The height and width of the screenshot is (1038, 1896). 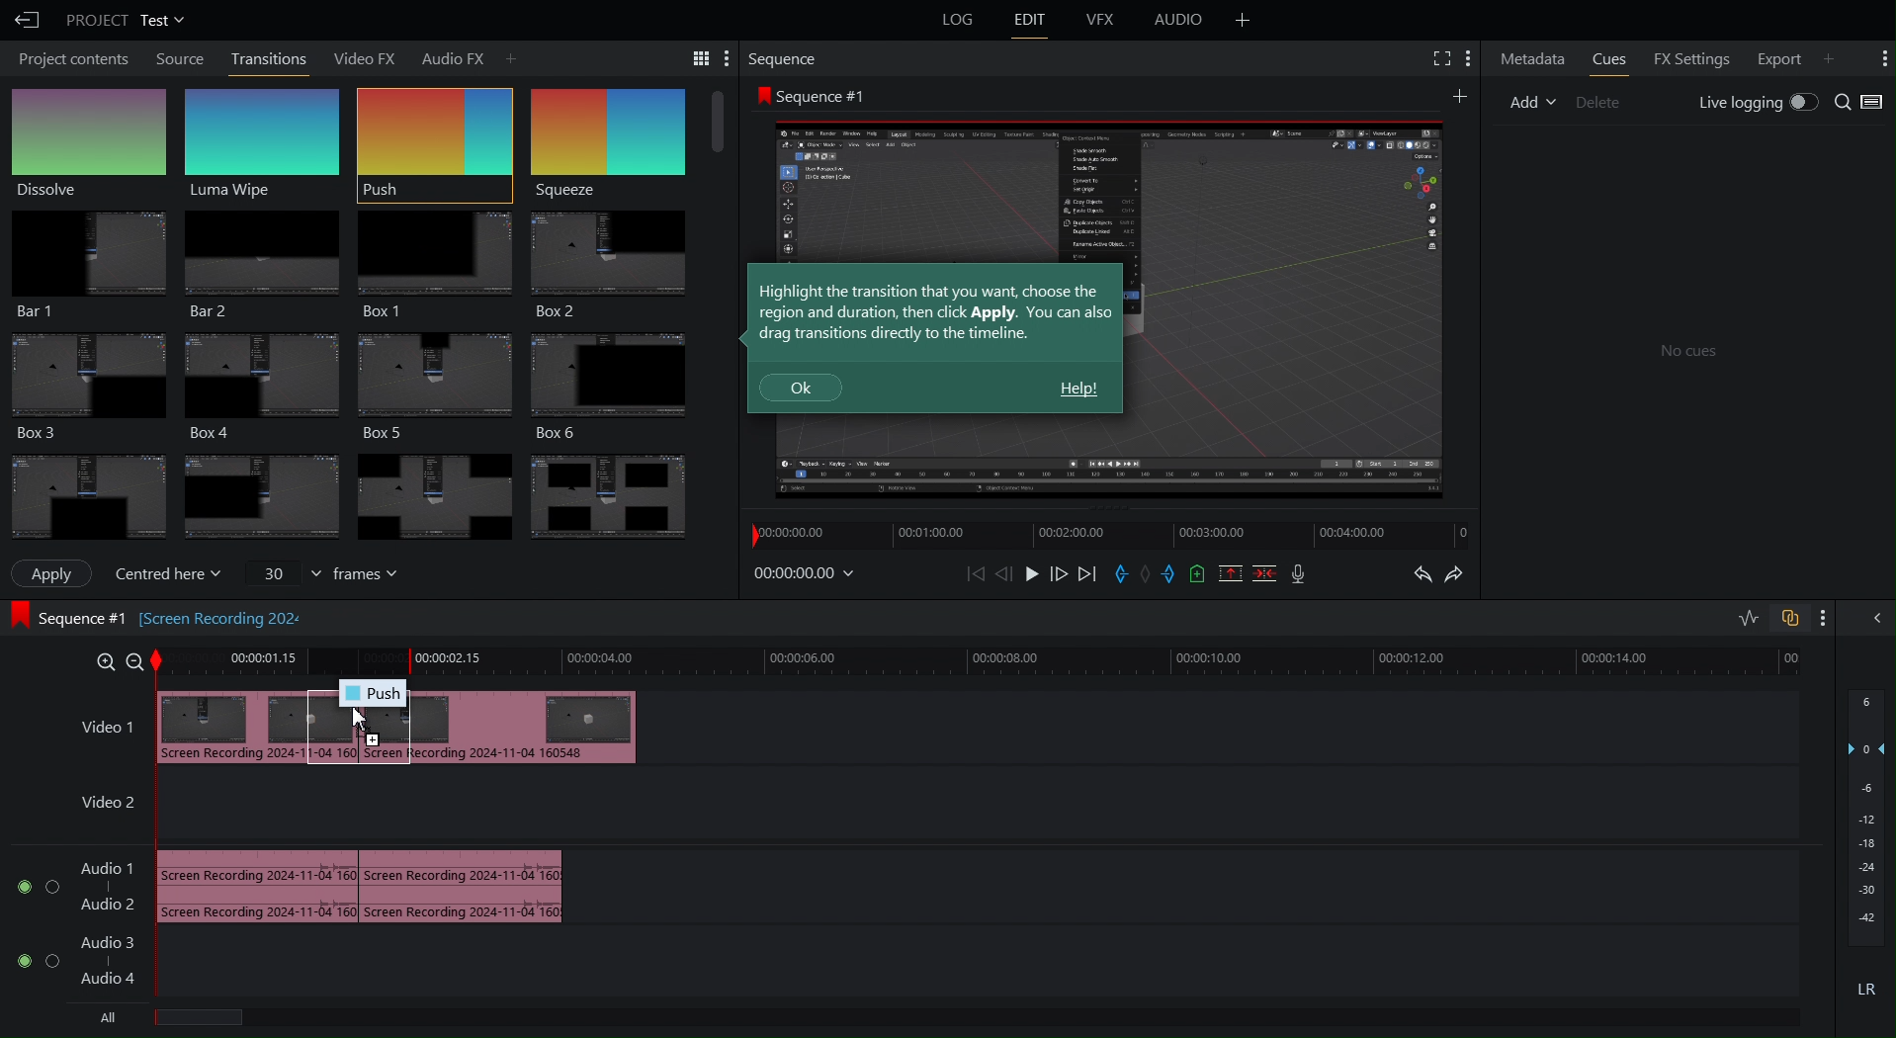 I want to click on Remove Selected Part, so click(x=1229, y=572).